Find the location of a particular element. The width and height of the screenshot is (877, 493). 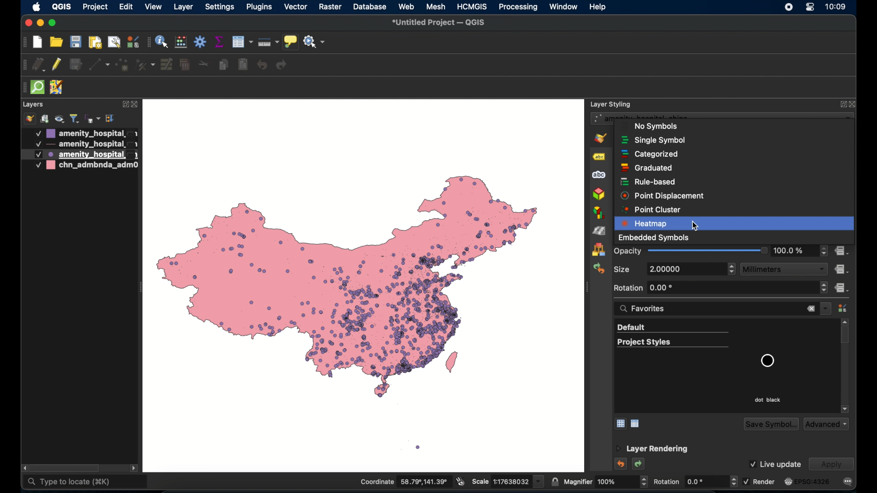

toggle mouse extents and display position is located at coordinates (460, 481).